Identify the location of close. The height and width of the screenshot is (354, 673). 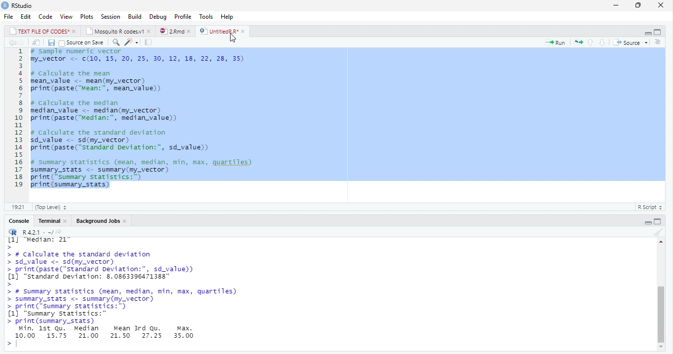
(244, 32).